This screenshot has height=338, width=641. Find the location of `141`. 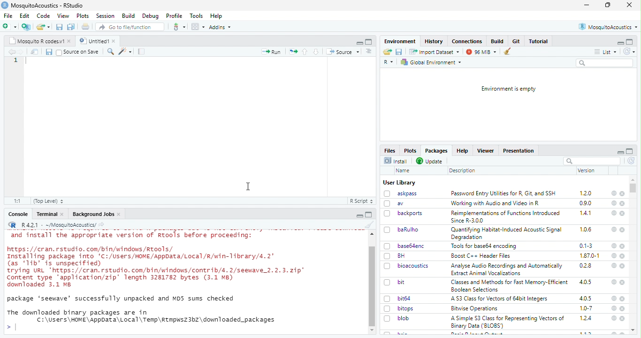

141 is located at coordinates (586, 213).